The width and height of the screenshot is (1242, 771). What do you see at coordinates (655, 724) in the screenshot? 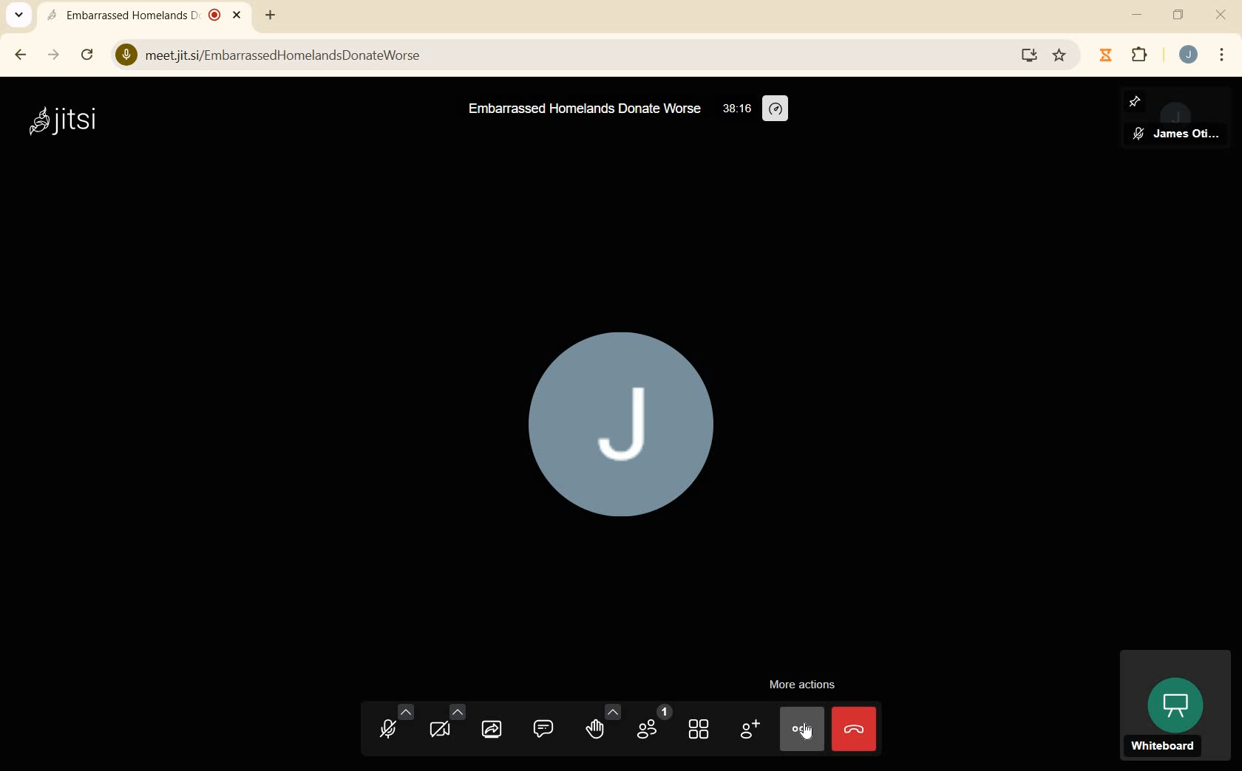
I see `participants` at bounding box center [655, 724].